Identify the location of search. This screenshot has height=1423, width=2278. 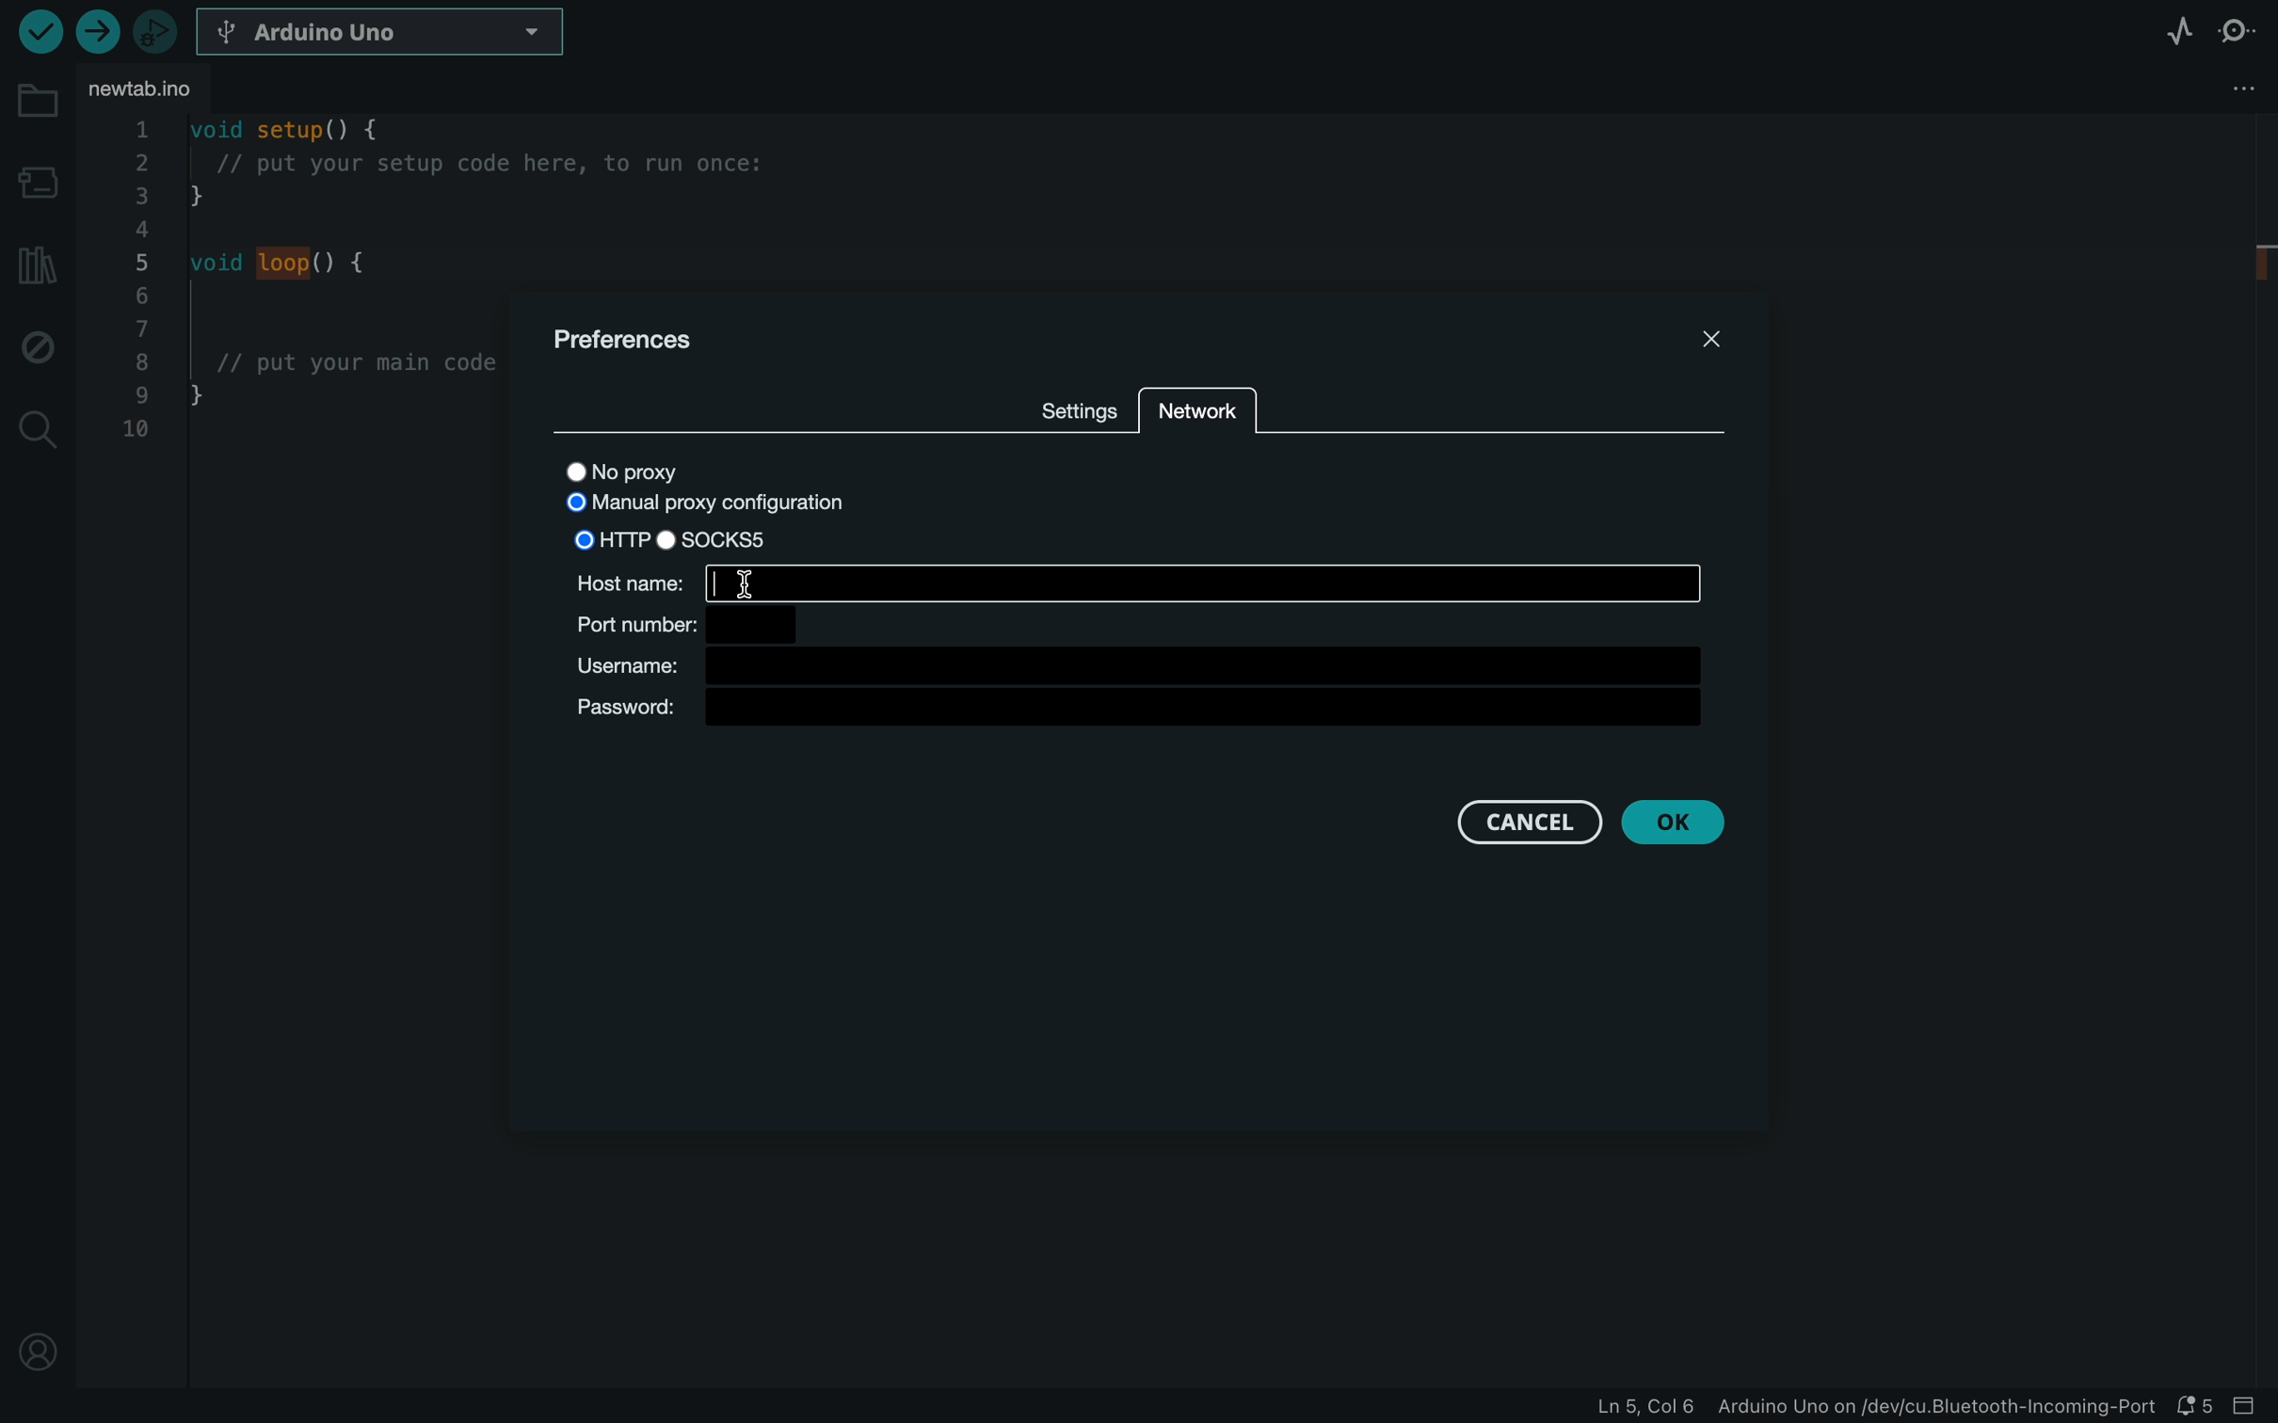
(35, 428).